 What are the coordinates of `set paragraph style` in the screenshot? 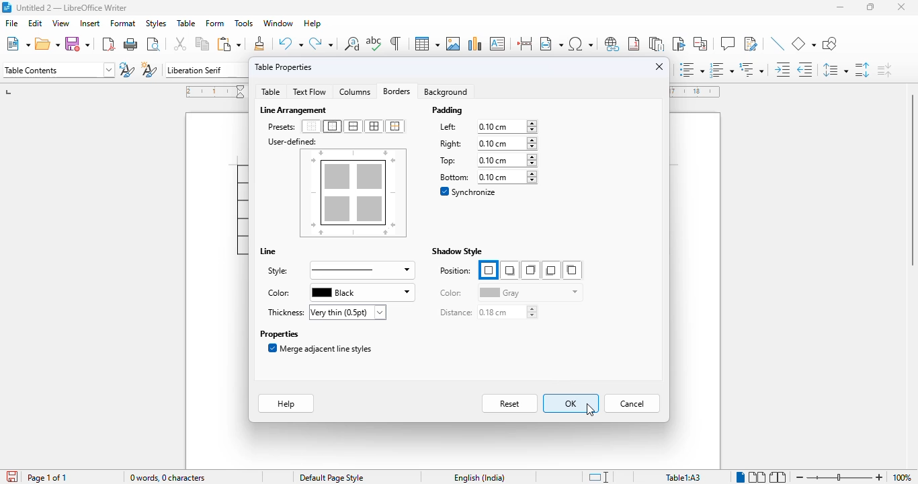 It's located at (58, 70).